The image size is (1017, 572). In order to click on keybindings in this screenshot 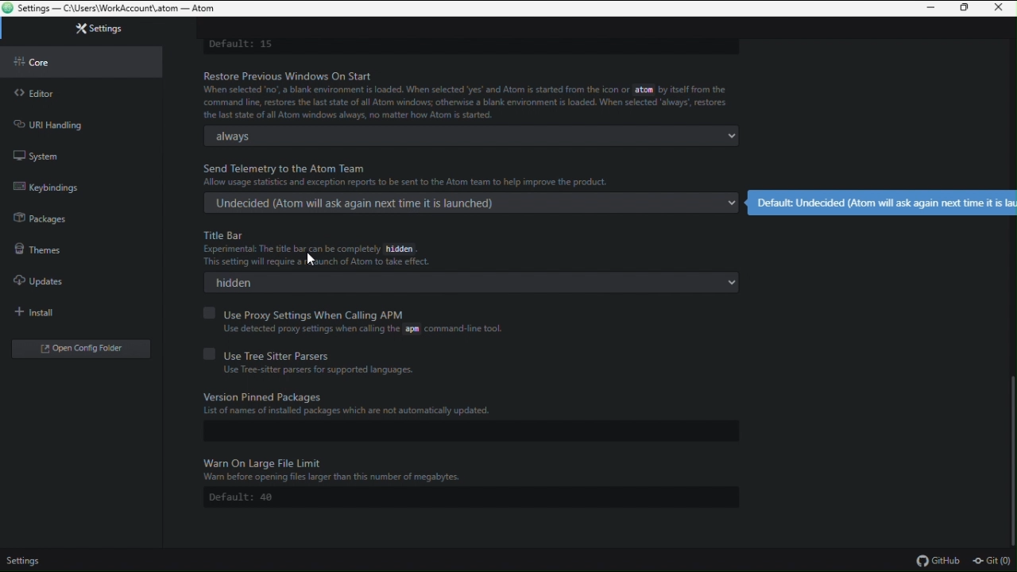, I will do `click(84, 185)`.